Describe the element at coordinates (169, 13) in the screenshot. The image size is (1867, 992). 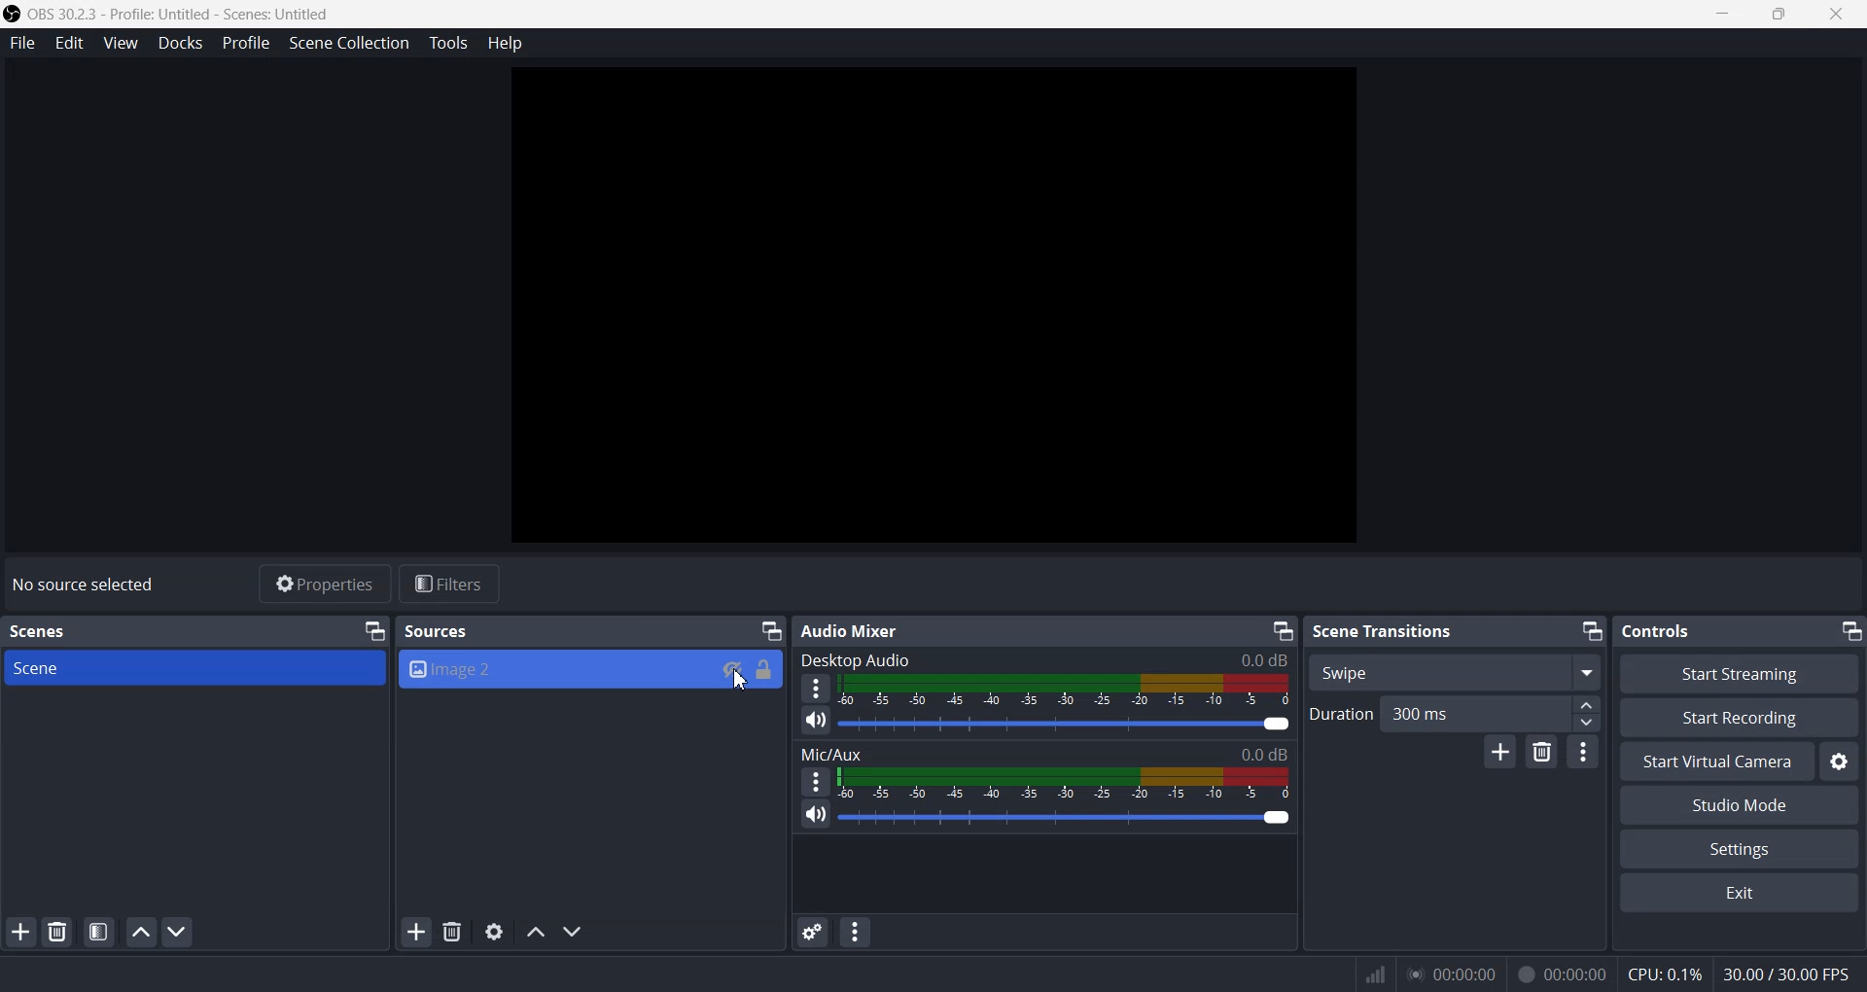
I see `OBS 30.2.3 - Profile: Untitled - Scenes: Untitled` at that location.